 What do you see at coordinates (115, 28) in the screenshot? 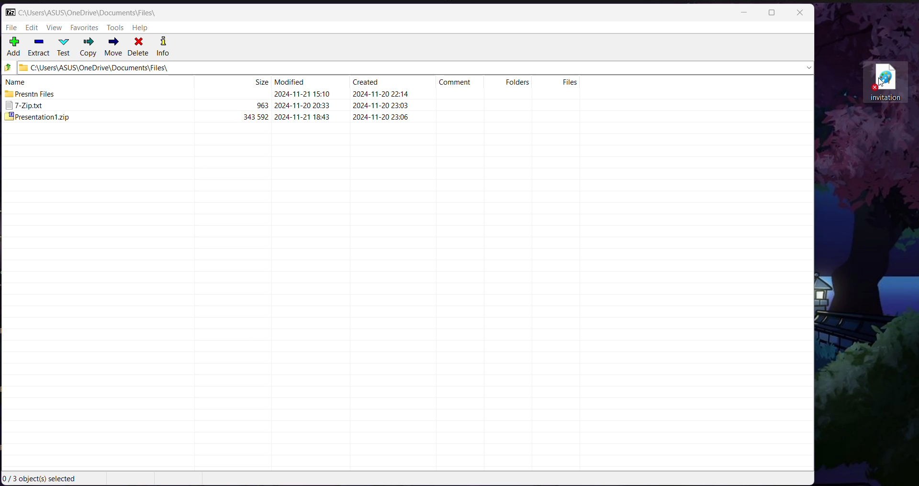
I see `Tools` at bounding box center [115, 28].